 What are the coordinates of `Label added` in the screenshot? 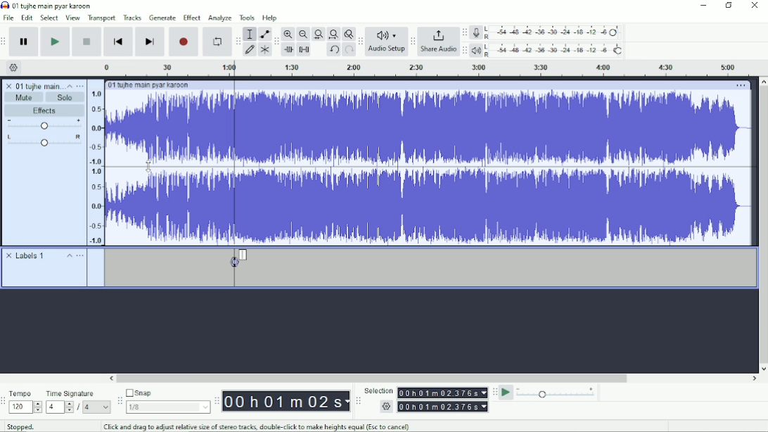 It's located at (238, 268).